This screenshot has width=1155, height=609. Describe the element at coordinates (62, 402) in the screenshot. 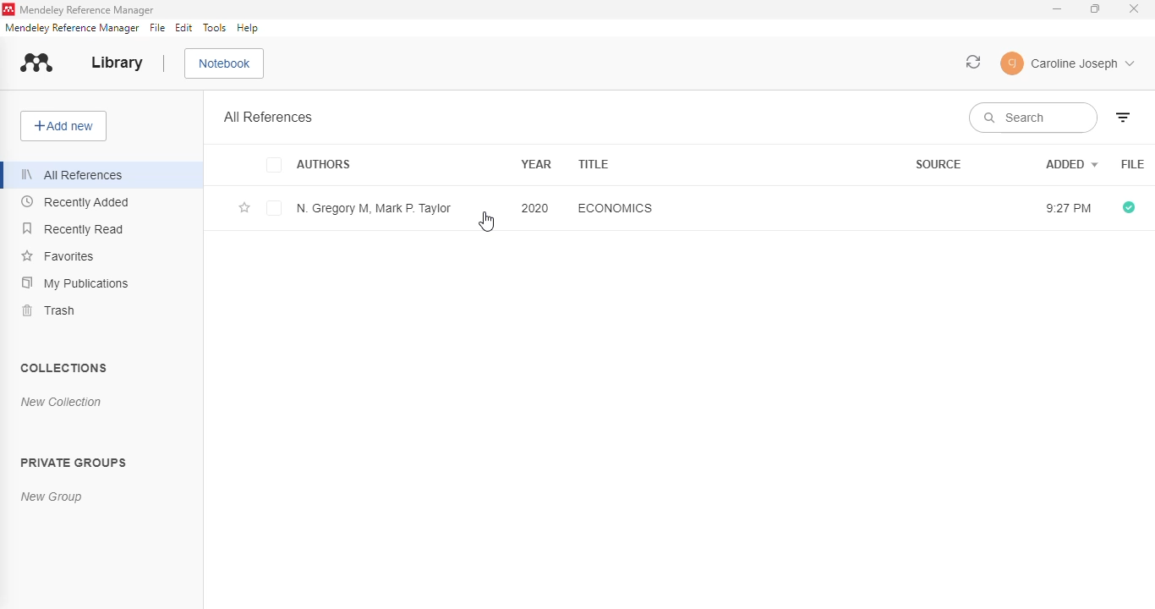

I see `new collection` at that location.